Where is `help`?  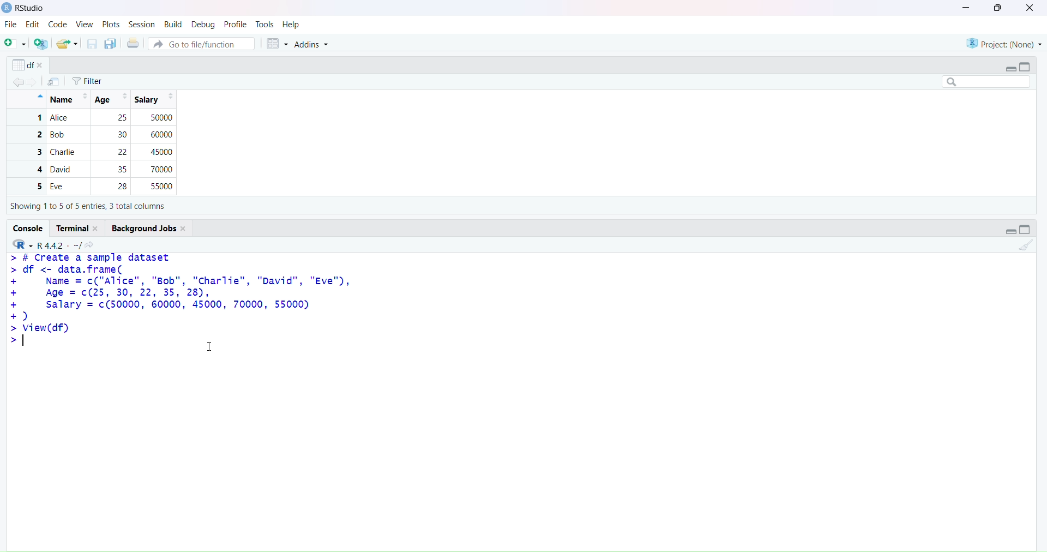
help is located at coordinates (293, 25).